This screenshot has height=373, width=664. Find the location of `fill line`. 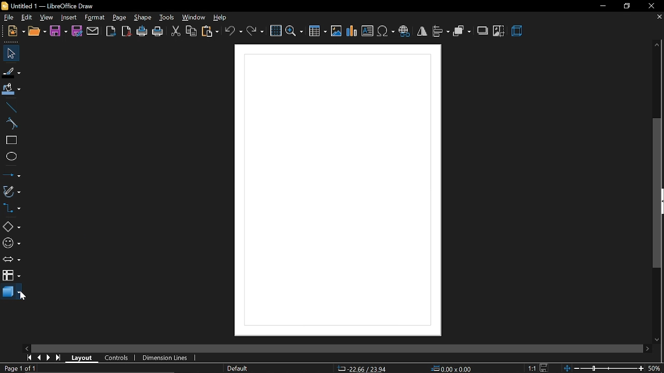

fill line is located at coordinates (11, 73).